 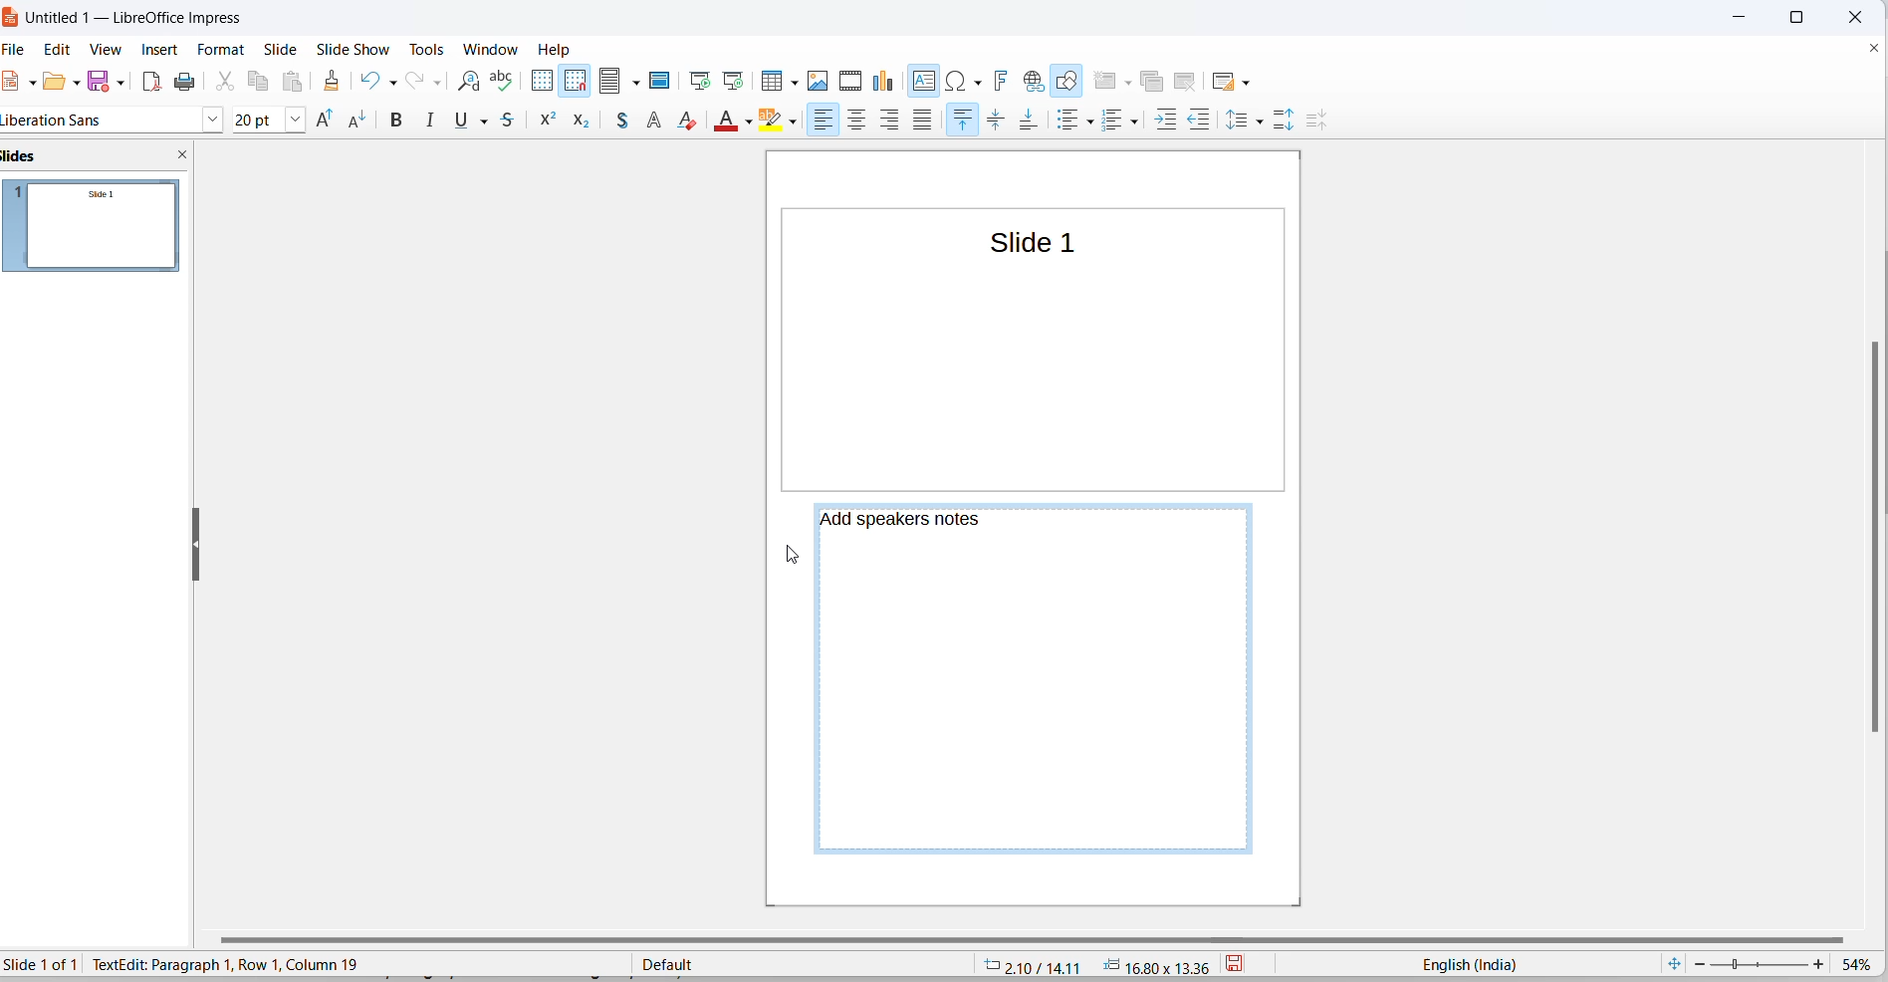 What do you see at coordinates (378, 120) in the screenshot?
I see `connectors` at bounding box center [378, 120].